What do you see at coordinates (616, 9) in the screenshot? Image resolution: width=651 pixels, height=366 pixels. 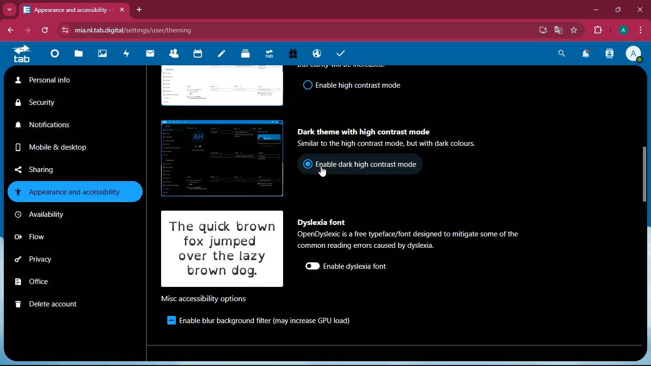 I see `maximize` at bounding box center [616, 9].